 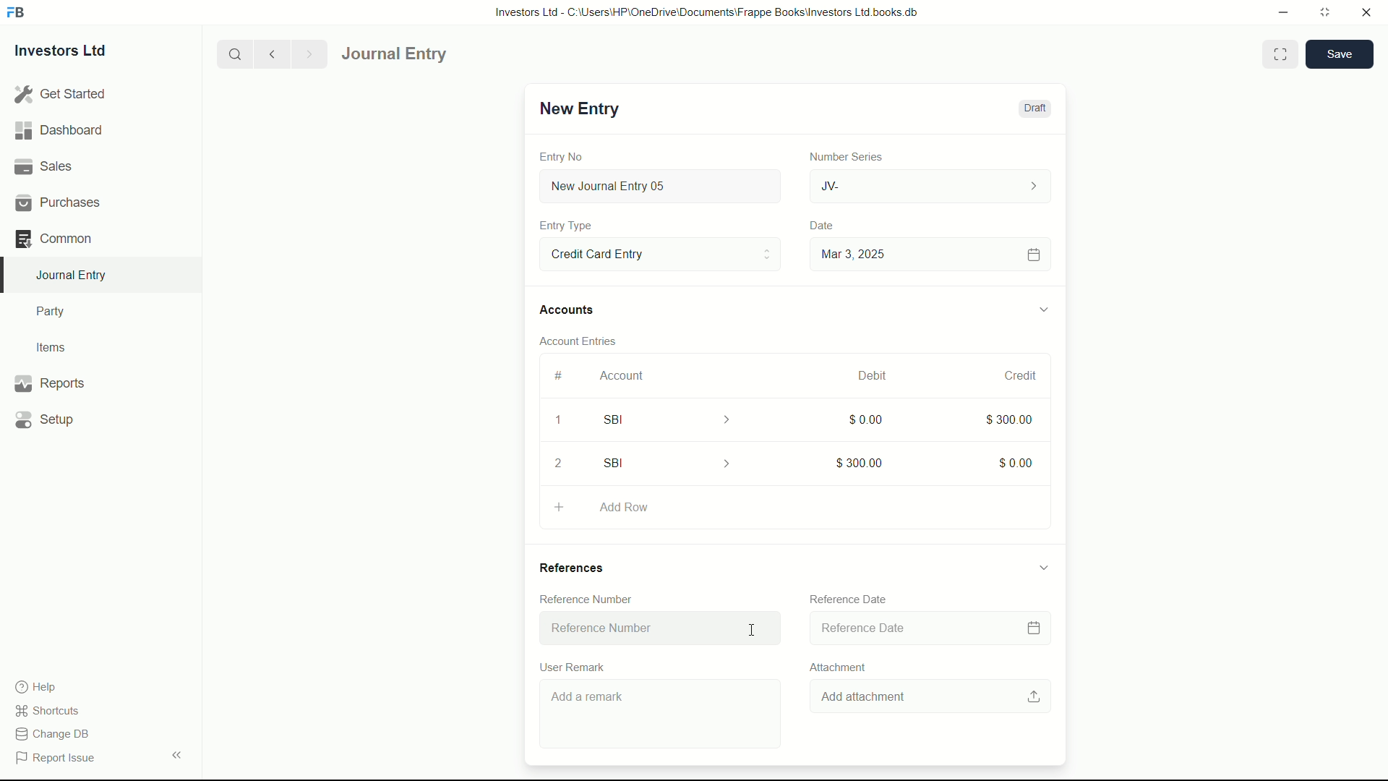 I want to click on $0.00, so click(x=859, y=419).